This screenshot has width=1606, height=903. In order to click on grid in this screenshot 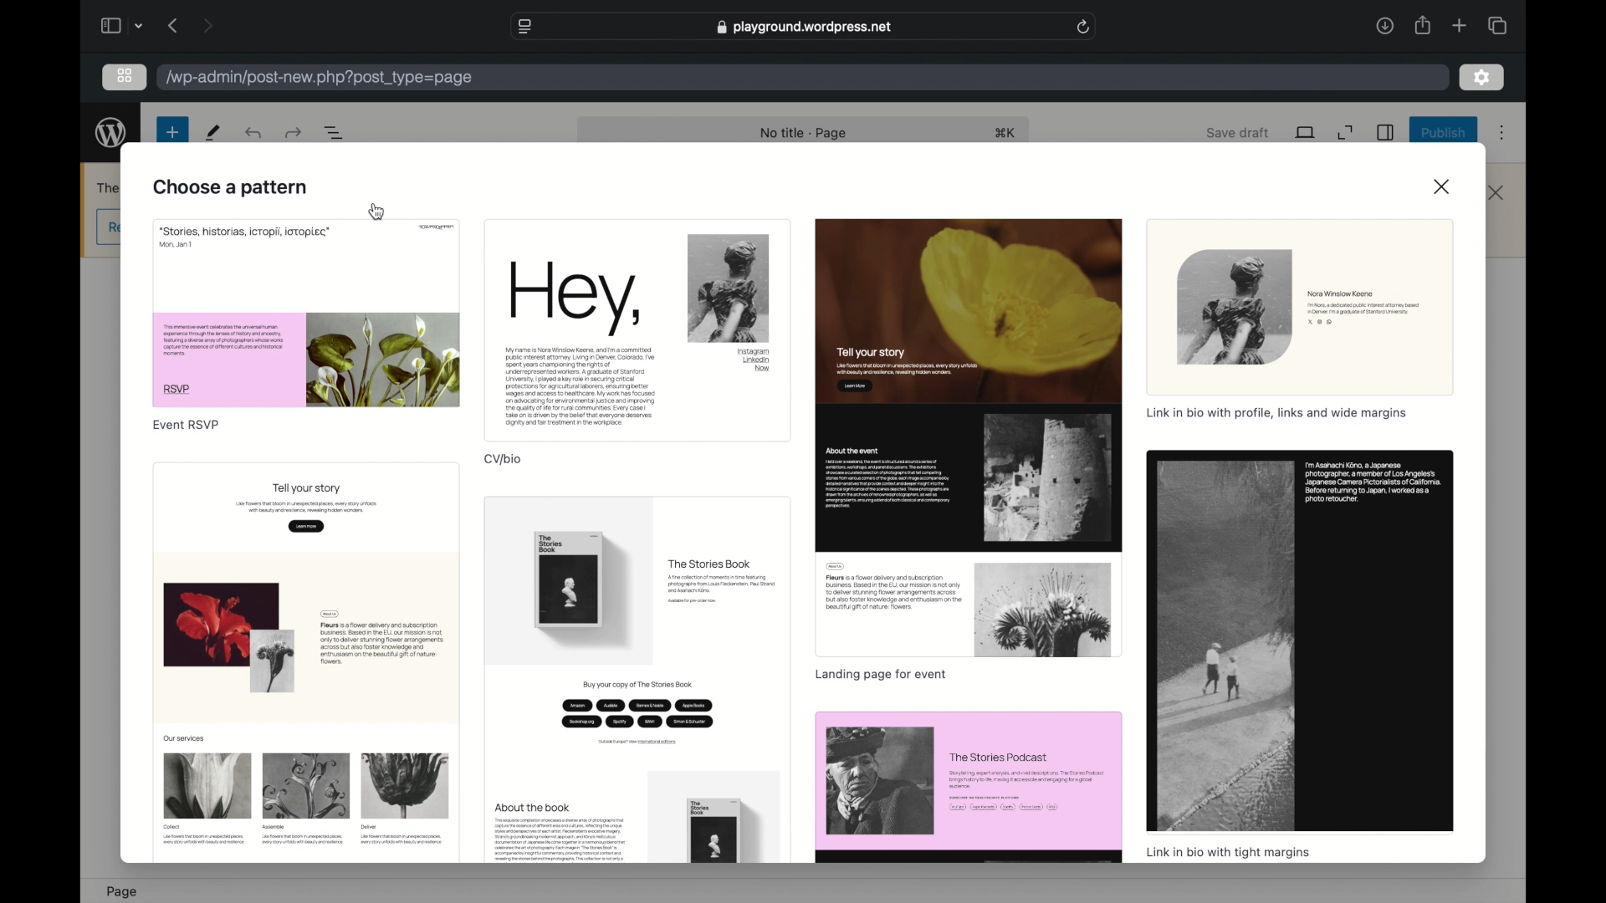, I will do `click(126, 75)`.